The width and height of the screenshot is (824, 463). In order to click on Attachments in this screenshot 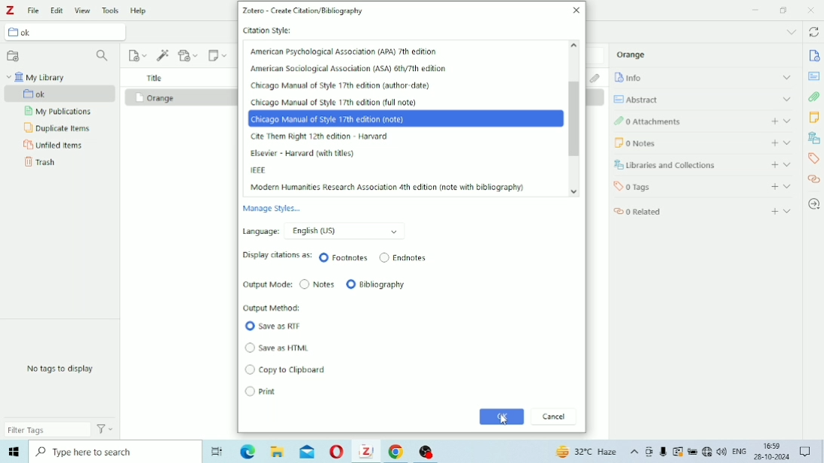, I will do `click(701, 120)`.